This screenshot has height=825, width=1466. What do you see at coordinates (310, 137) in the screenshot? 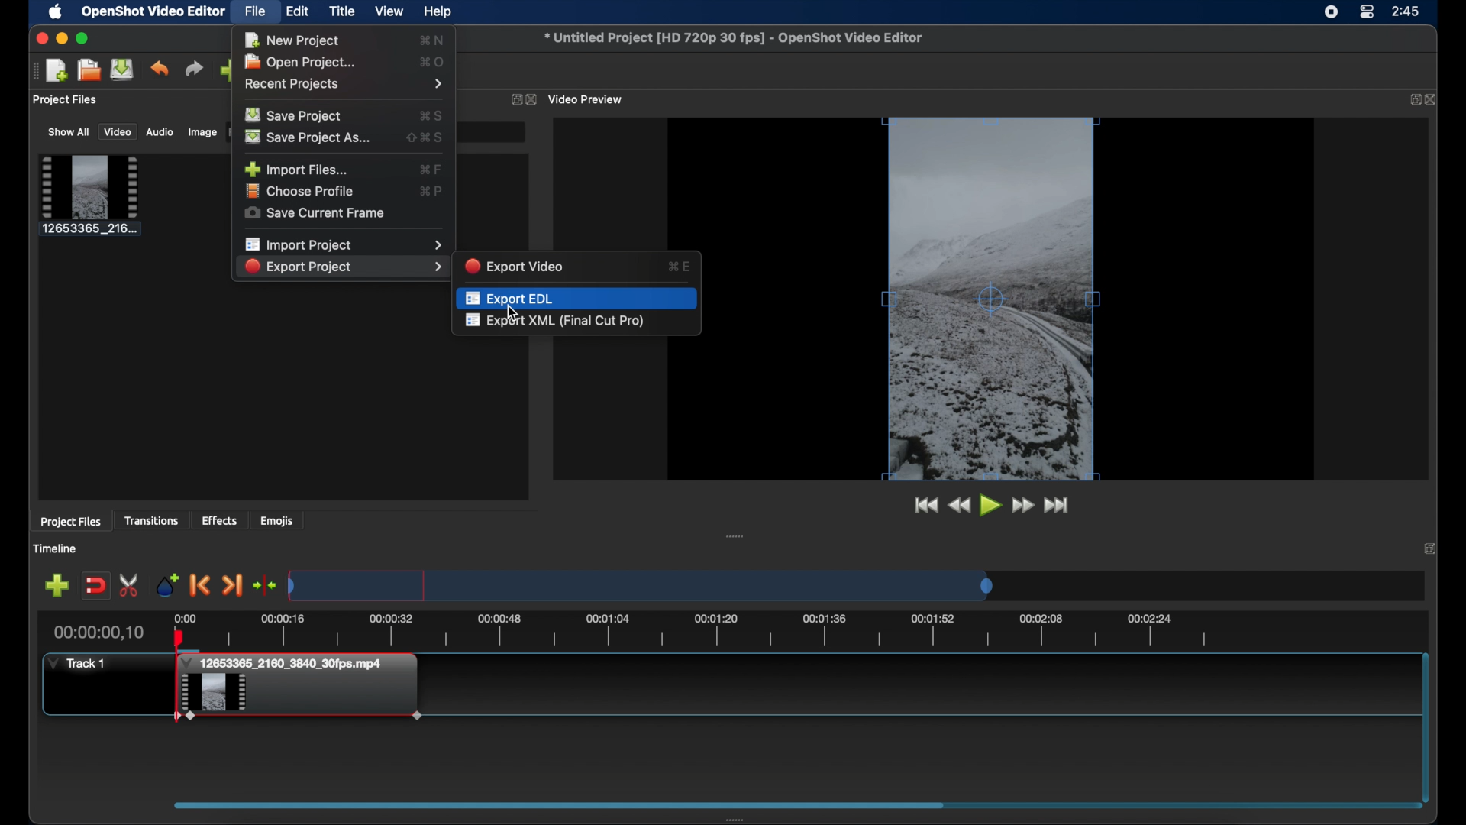
I see `save project as` at bounding box center [310, 137].